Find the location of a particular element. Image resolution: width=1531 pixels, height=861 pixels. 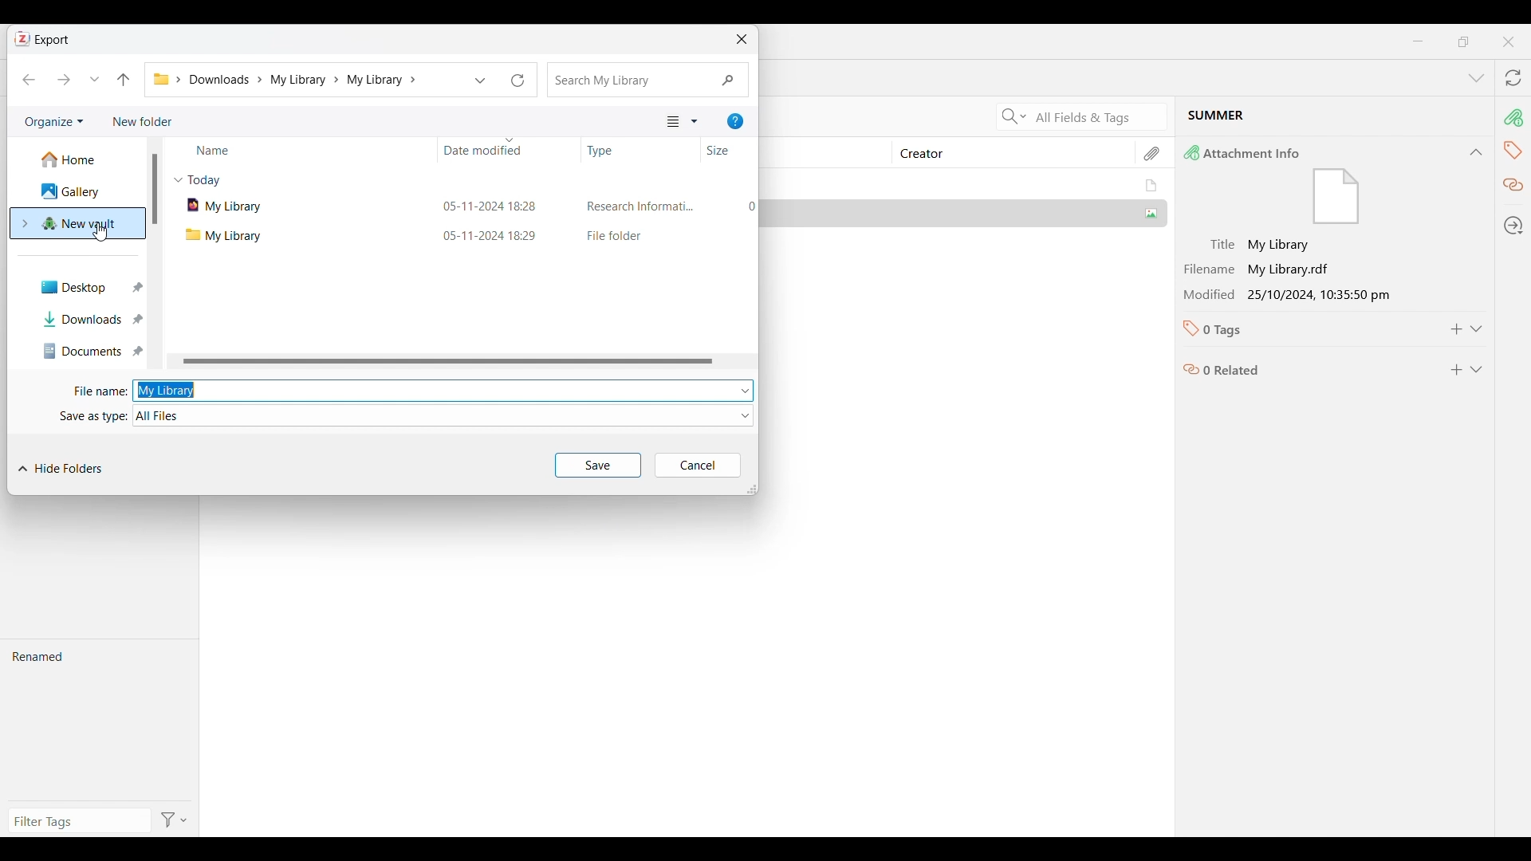

Type  is located at coordinates (613, 151).